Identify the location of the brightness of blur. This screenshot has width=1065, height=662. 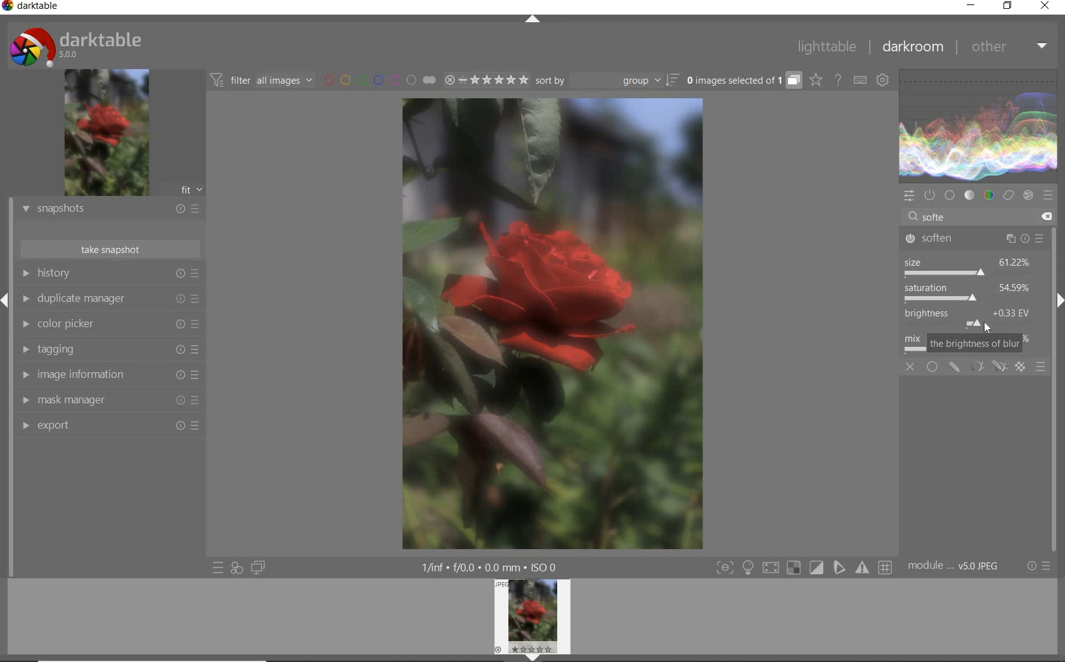
(974, 344).